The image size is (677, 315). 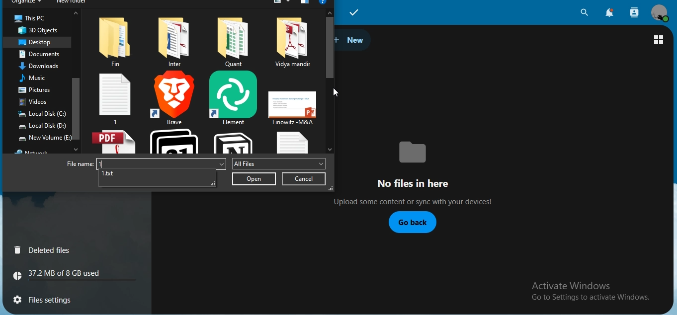 I want to click on ile, so click(x=175, y=42).